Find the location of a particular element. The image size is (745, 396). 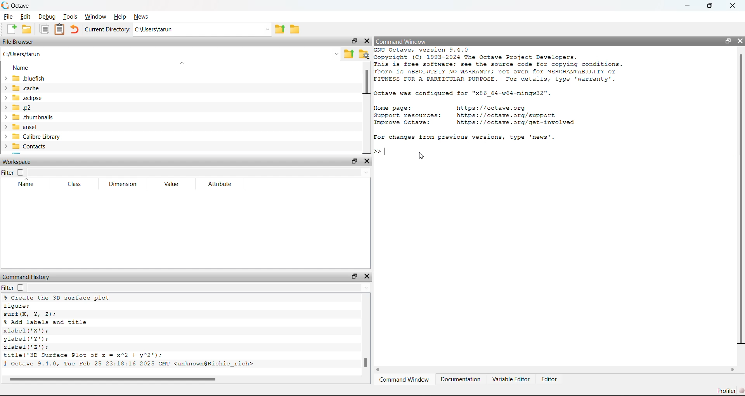

Close is located at coordinates (740, 41).